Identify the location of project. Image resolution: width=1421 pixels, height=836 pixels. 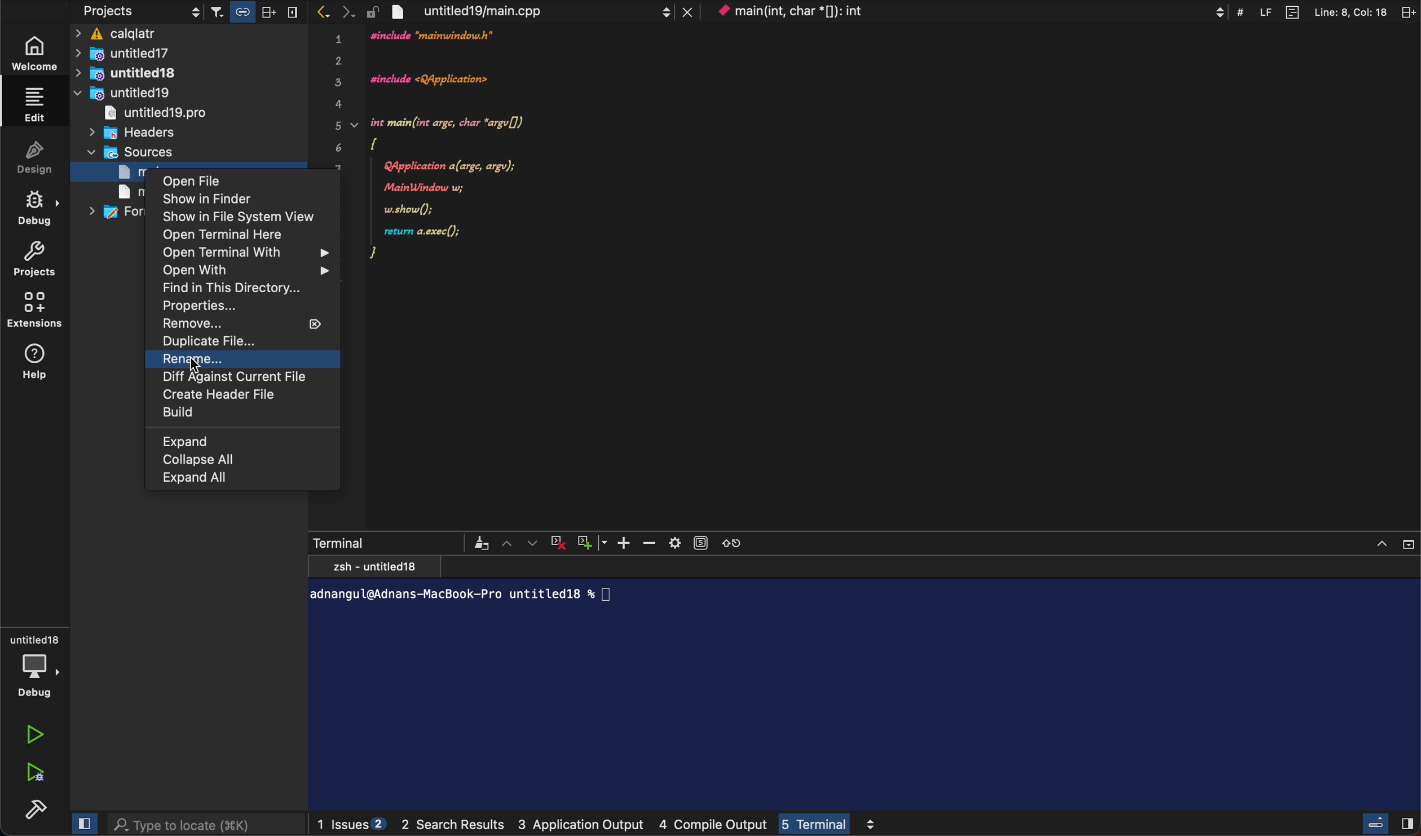
(41, 261).